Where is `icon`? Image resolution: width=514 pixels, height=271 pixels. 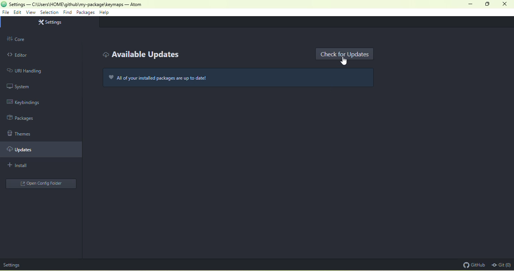 icon is located at coordinates (4, 4).